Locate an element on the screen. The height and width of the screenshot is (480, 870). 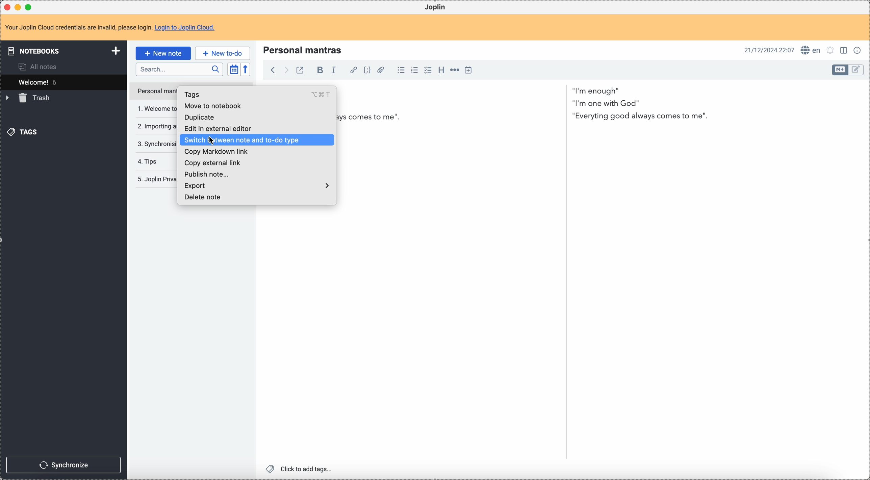
cursor is located at coordinates (216, 140).